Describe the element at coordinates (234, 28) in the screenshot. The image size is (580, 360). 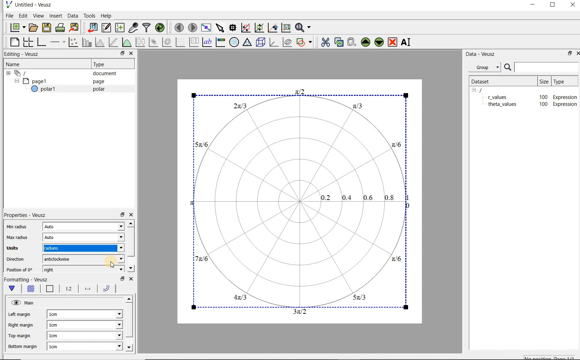
I see `Read data points on the graph` at that location.